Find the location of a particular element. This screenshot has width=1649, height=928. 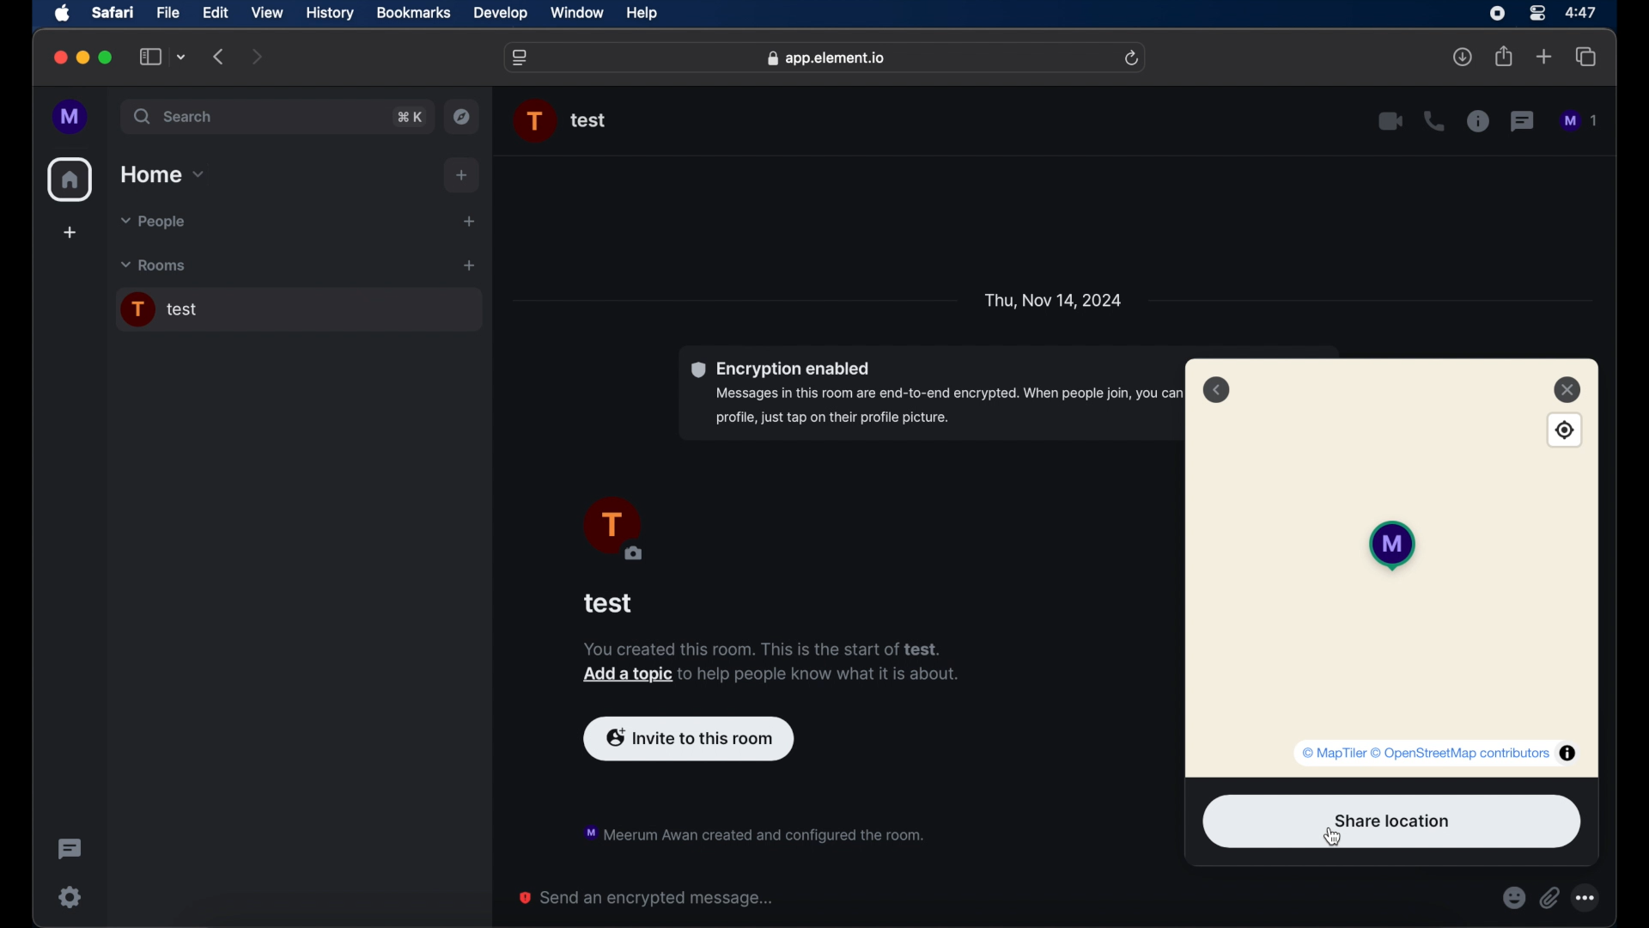

add is located at coordinates (69, 235).